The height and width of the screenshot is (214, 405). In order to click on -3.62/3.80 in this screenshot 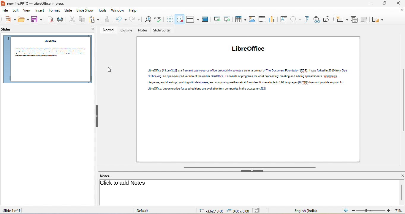, I will do `click(210, 210)`.